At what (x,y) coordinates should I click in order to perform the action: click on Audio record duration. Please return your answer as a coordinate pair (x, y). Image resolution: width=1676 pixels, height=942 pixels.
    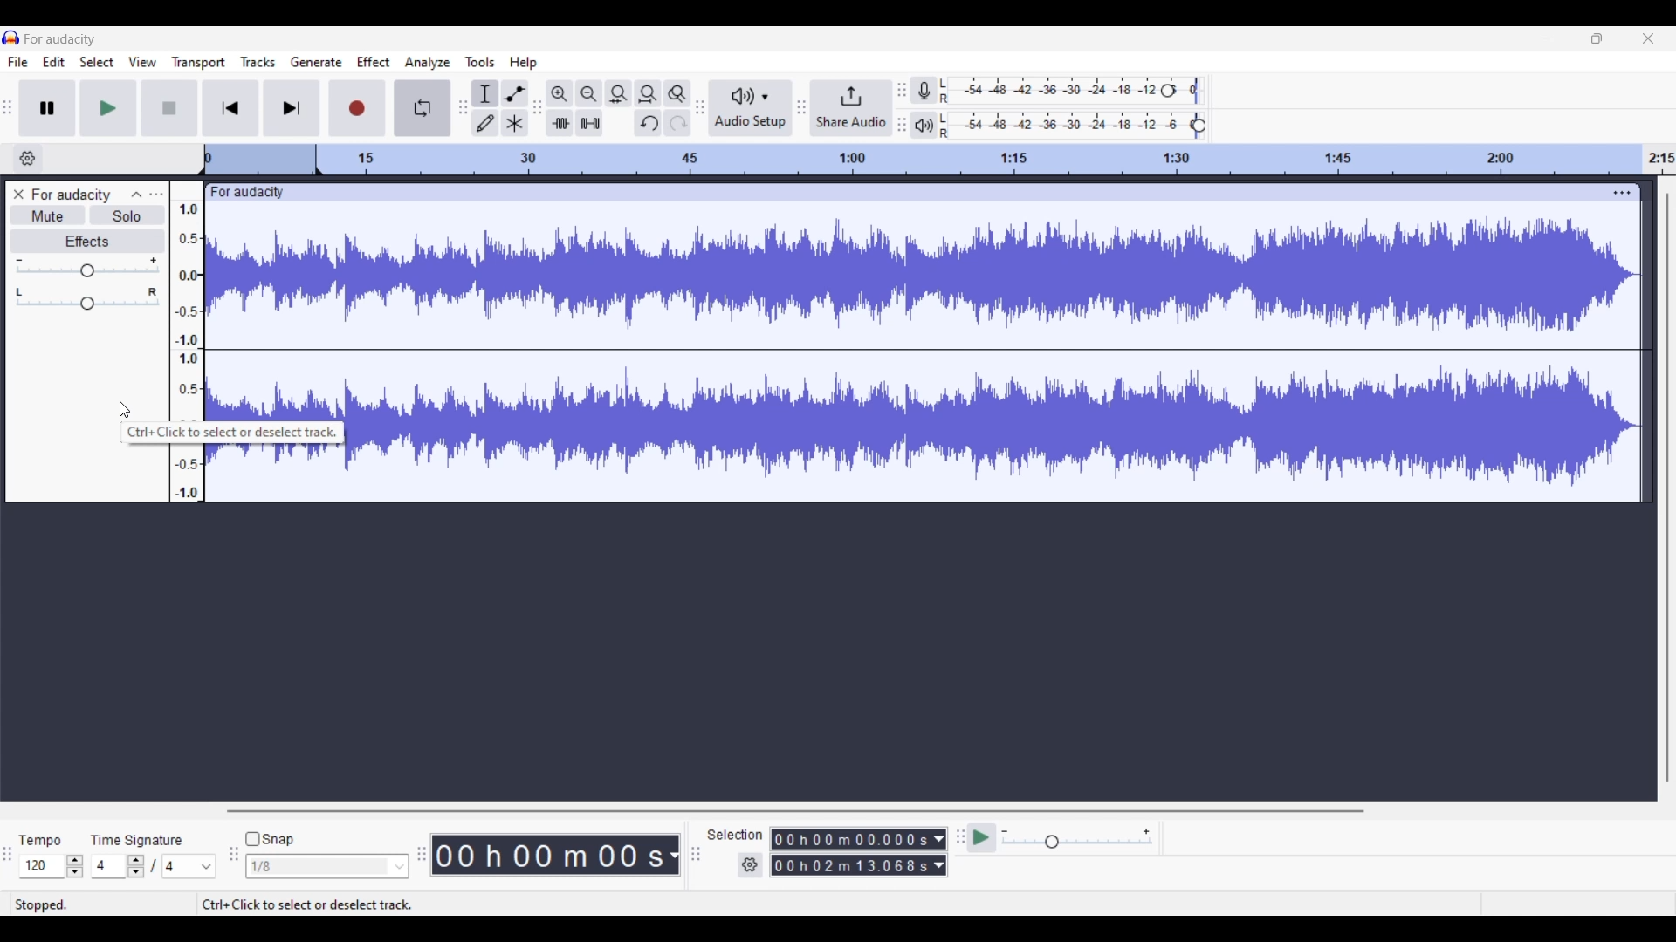
    Looking at the image, I should click on (674, 856).